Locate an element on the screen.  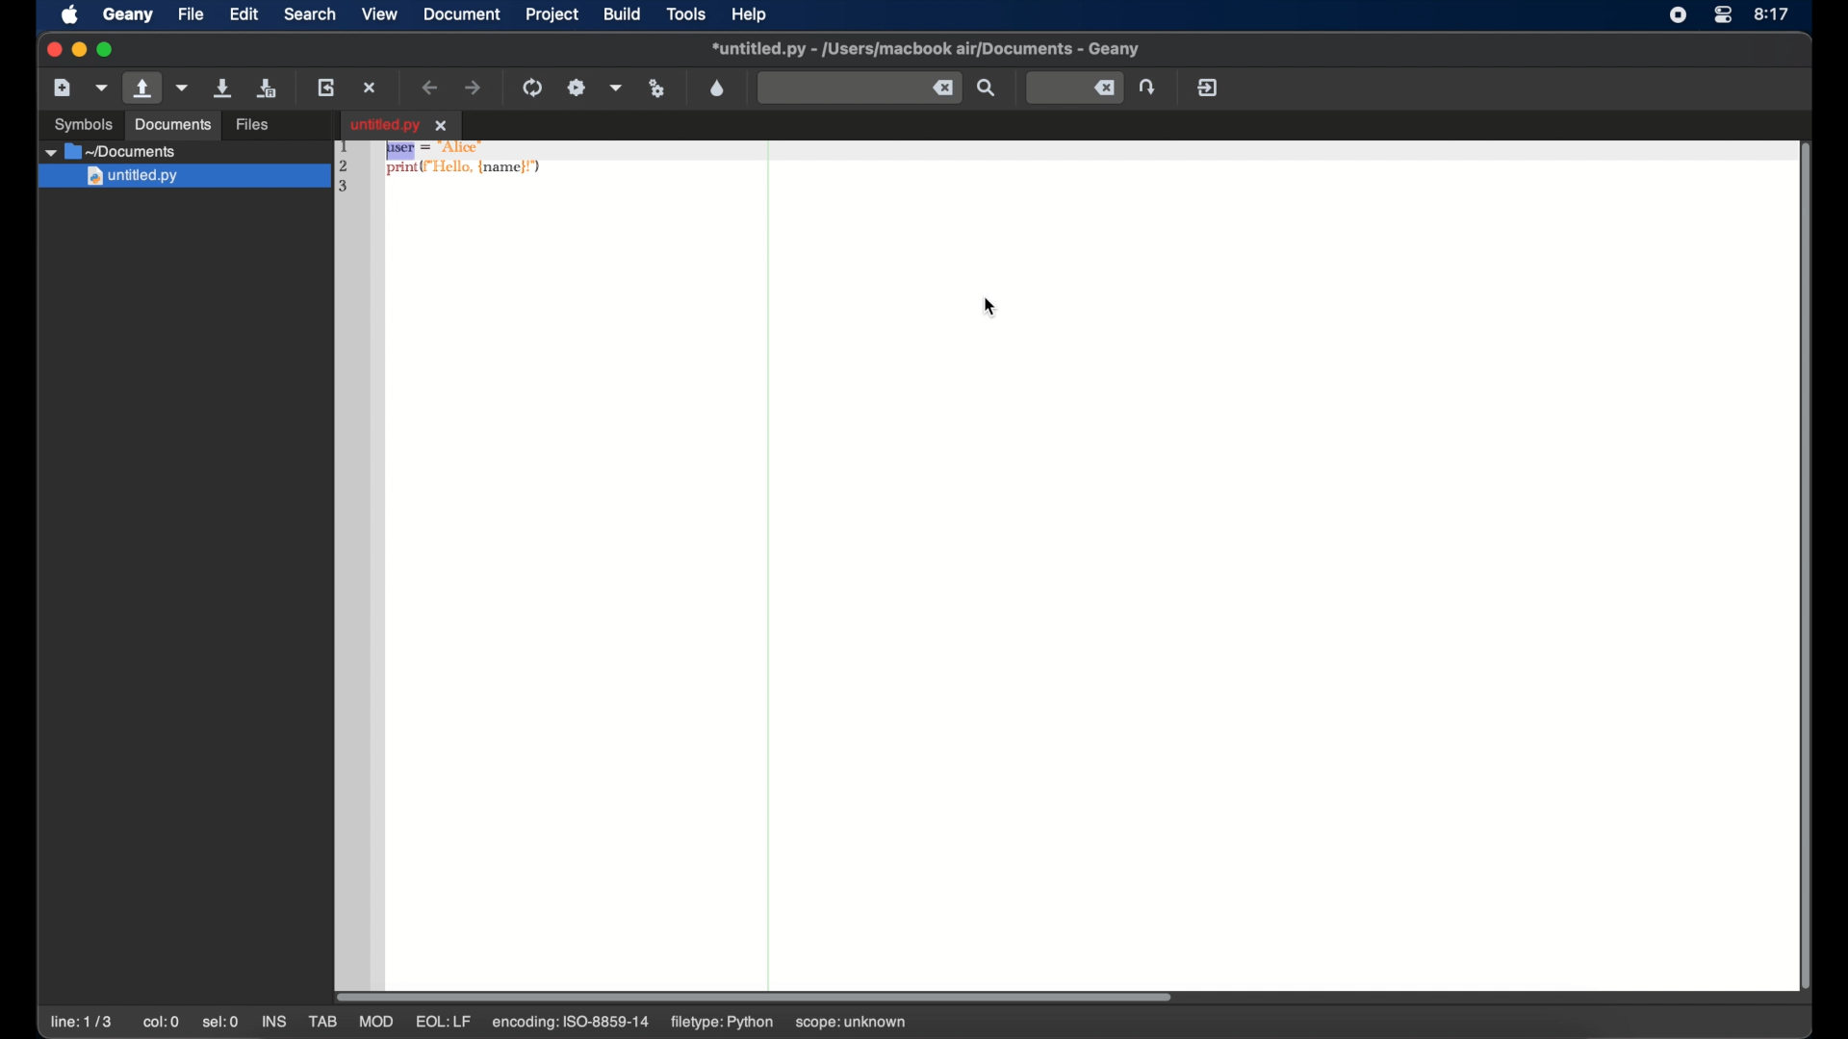
encoding is located at coordinates (571, 1024).